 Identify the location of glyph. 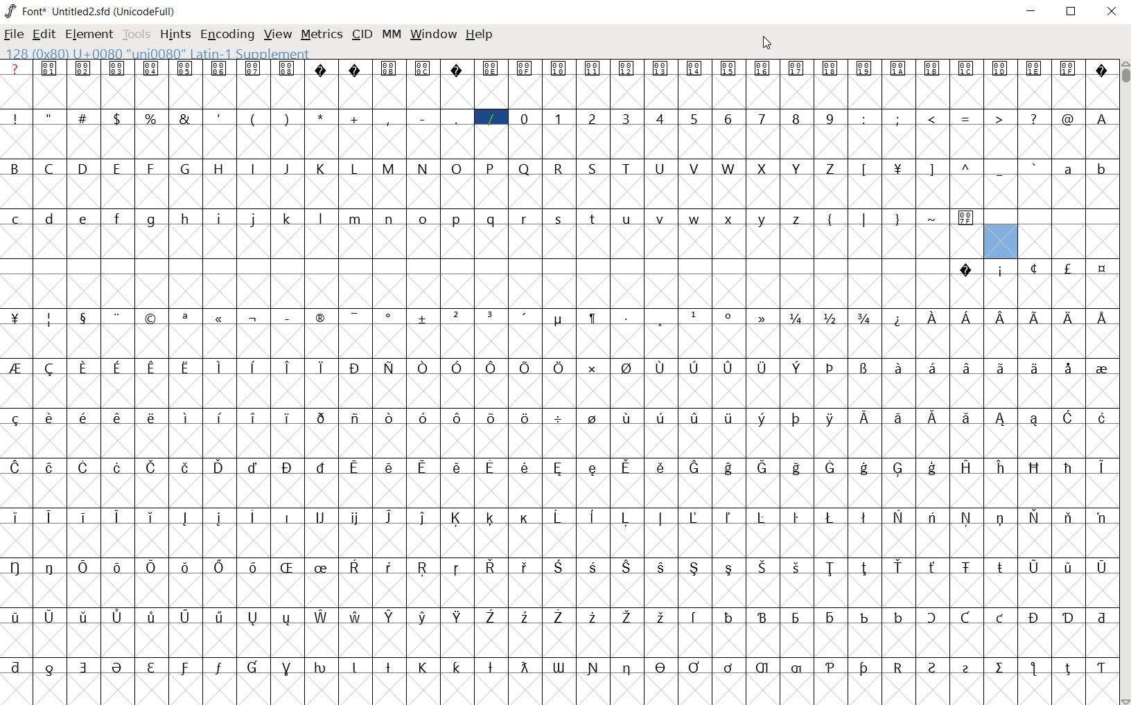
(1035, 69).